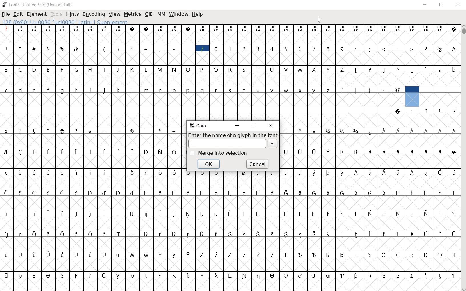  I want to click on Symbol, so click(244, 234).